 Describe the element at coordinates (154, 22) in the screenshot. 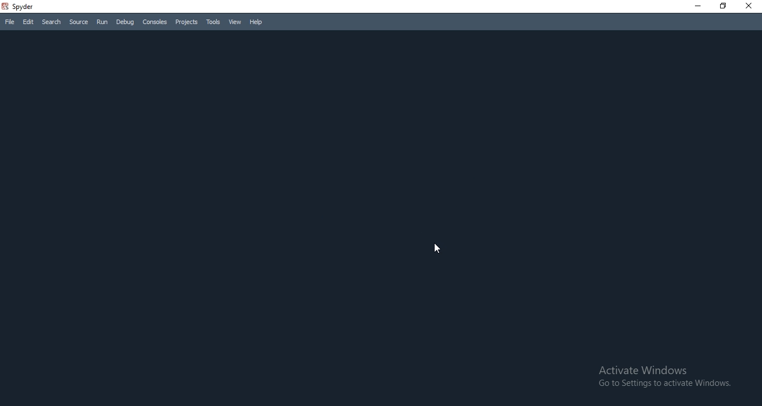

I see `Consoles` at that location.